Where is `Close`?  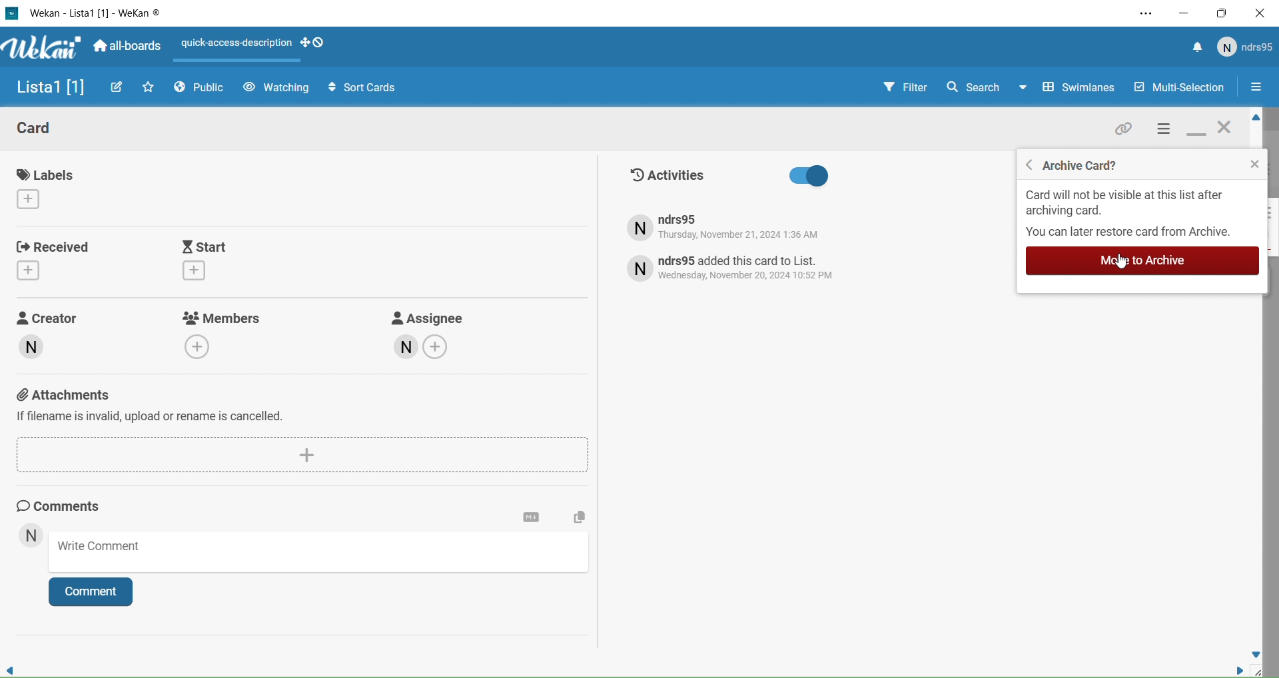
Close is located at coordinates (1259, 15).